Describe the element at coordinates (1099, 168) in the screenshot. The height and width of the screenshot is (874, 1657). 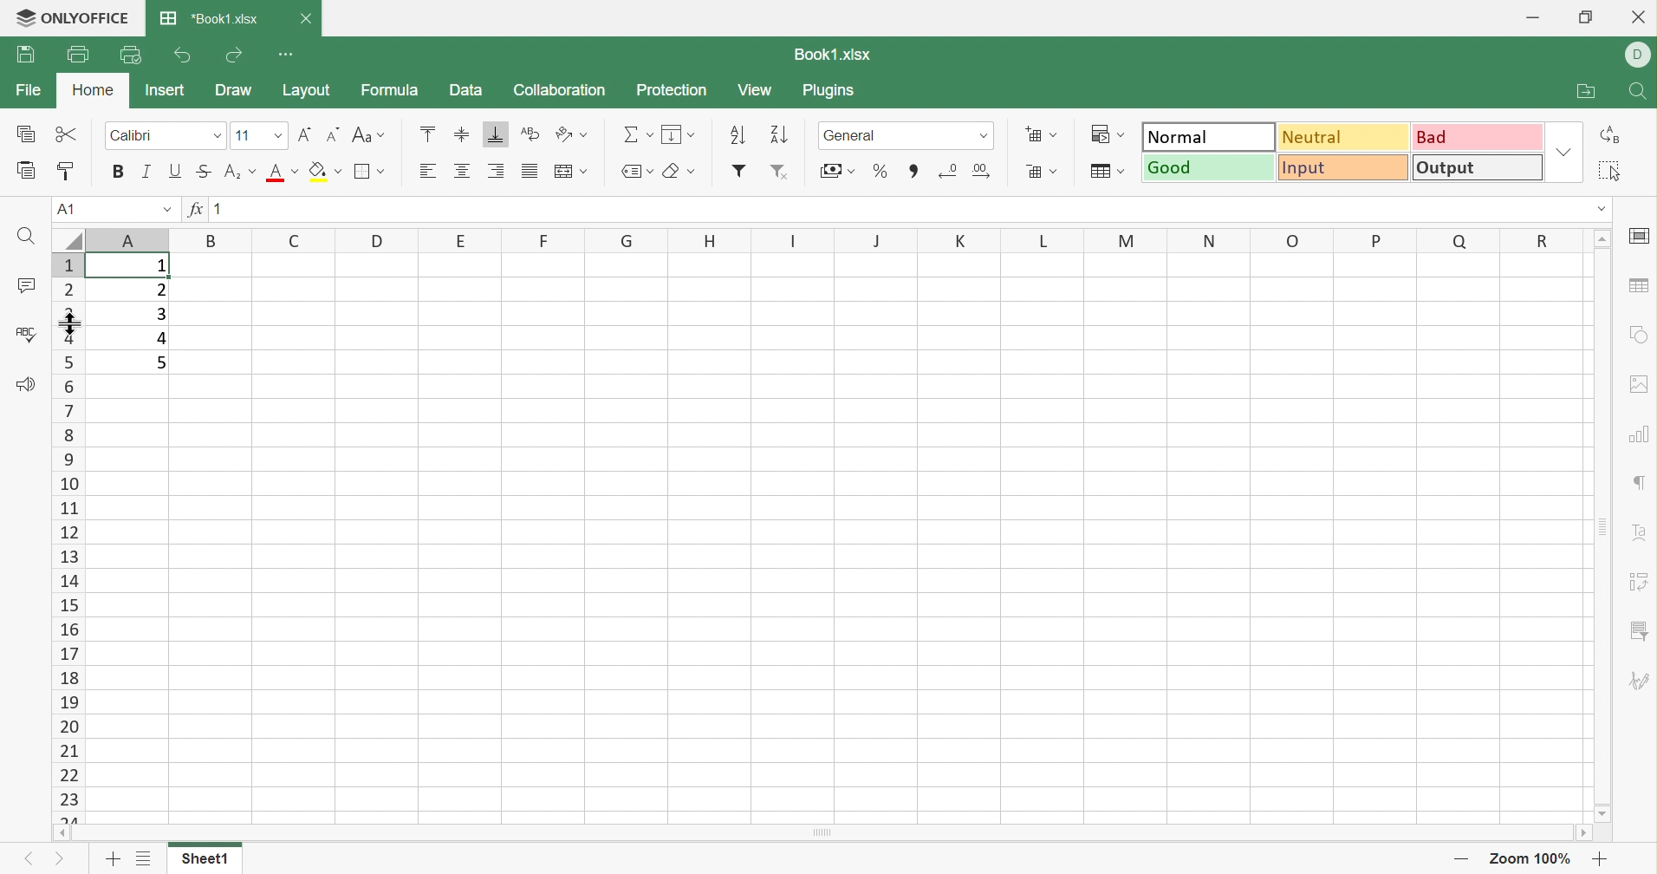
I see `Format as table template` at that location.